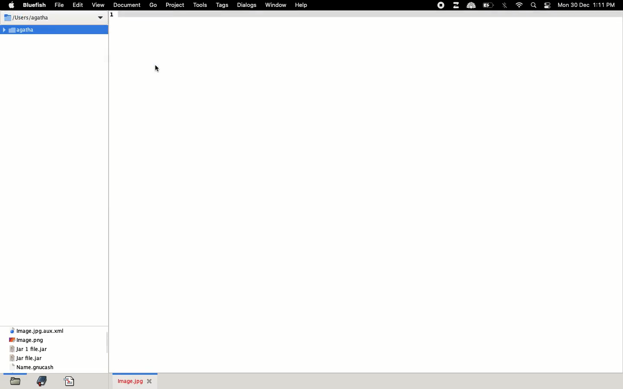 This screenshot has width=623, height=389. What do you see at coordinates (114, 17) in the screenshot?
I see `1` at bounding box center [114, 17].